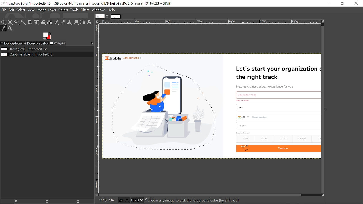 Image resolution: width=363 pixels, height=204 pixels. What do you see at coordinates (4, 29) in the screenshot?
I see `Color picker tool` at bounding box center [4, 29].